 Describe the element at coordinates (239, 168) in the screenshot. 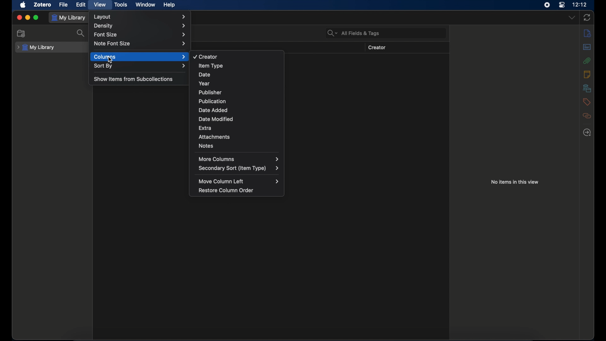

I see `secondary sort` at that location.